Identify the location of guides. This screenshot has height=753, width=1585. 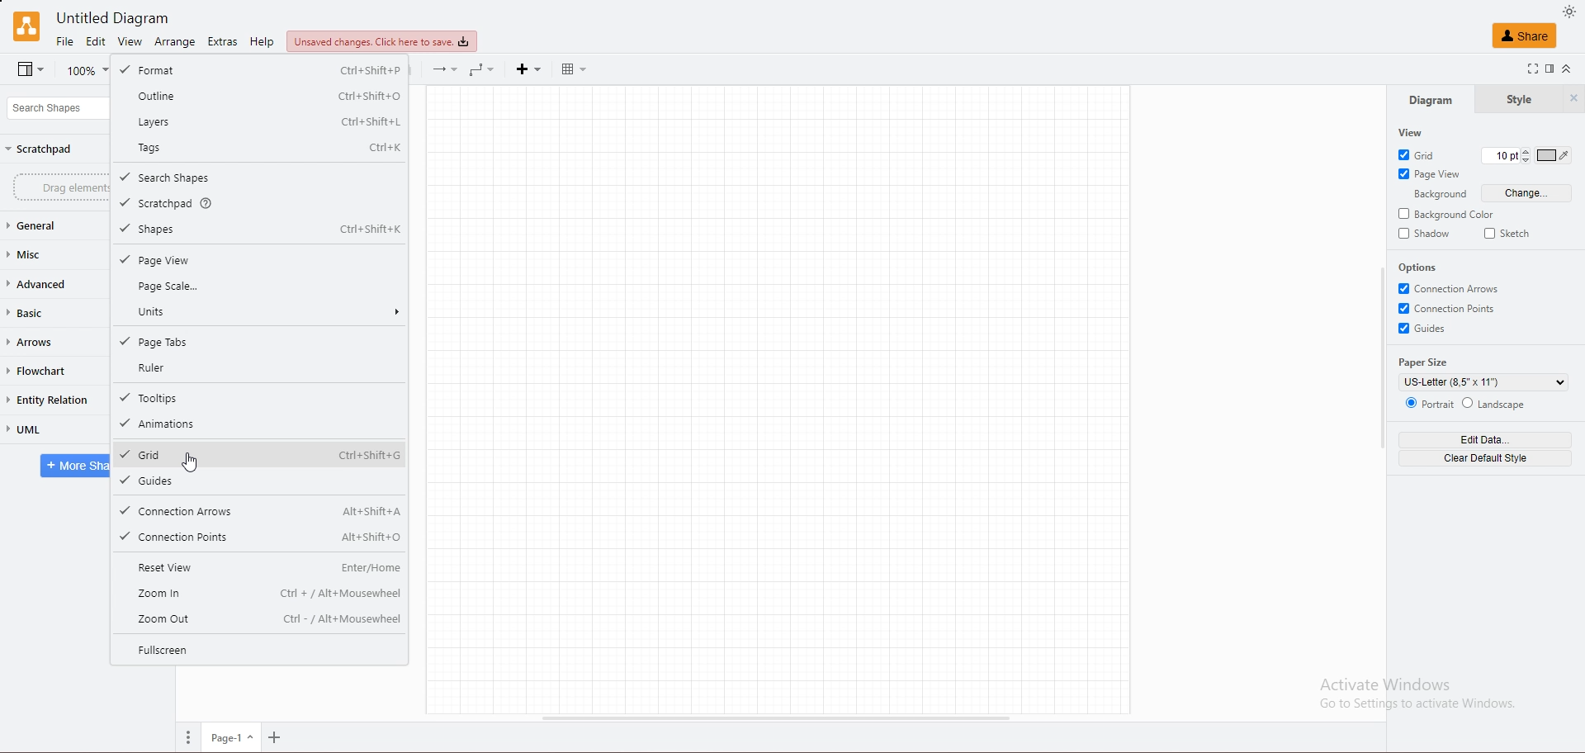
(1428, 329).